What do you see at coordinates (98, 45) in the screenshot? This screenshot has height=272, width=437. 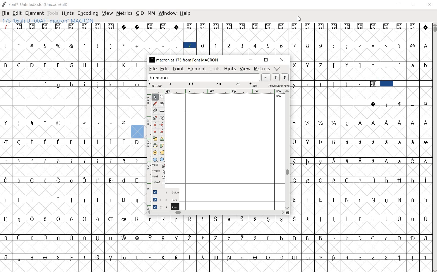 I see `(` at bounding box center [98, 45].